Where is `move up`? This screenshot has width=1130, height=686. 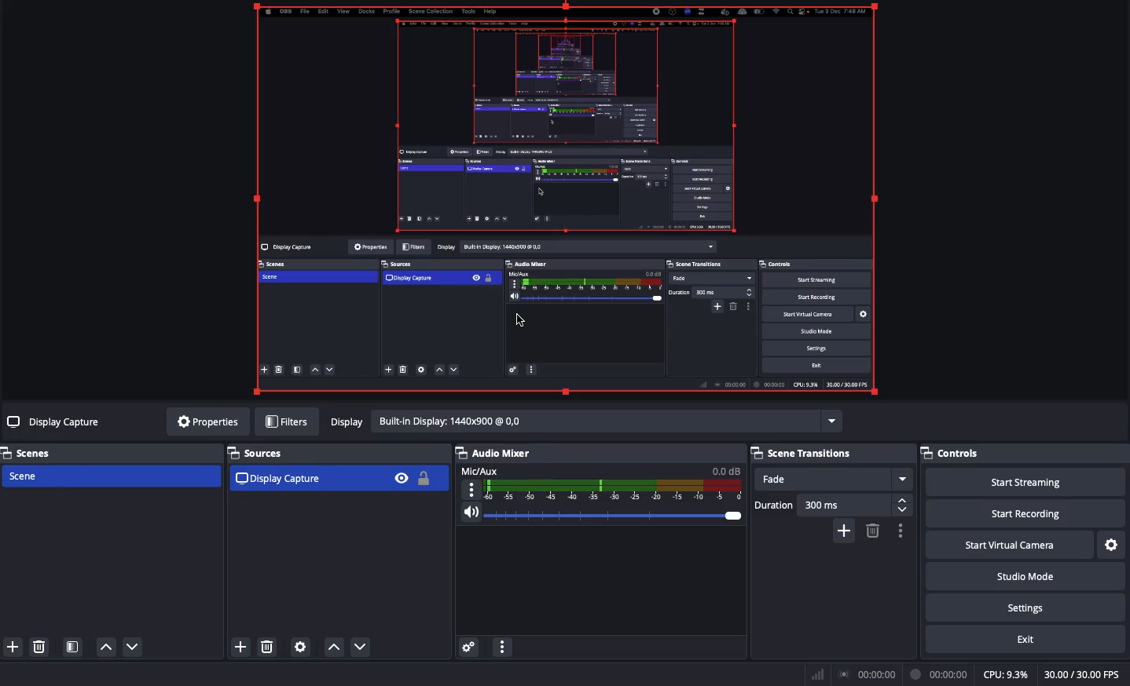
move up is located at coordinates (331, 649).